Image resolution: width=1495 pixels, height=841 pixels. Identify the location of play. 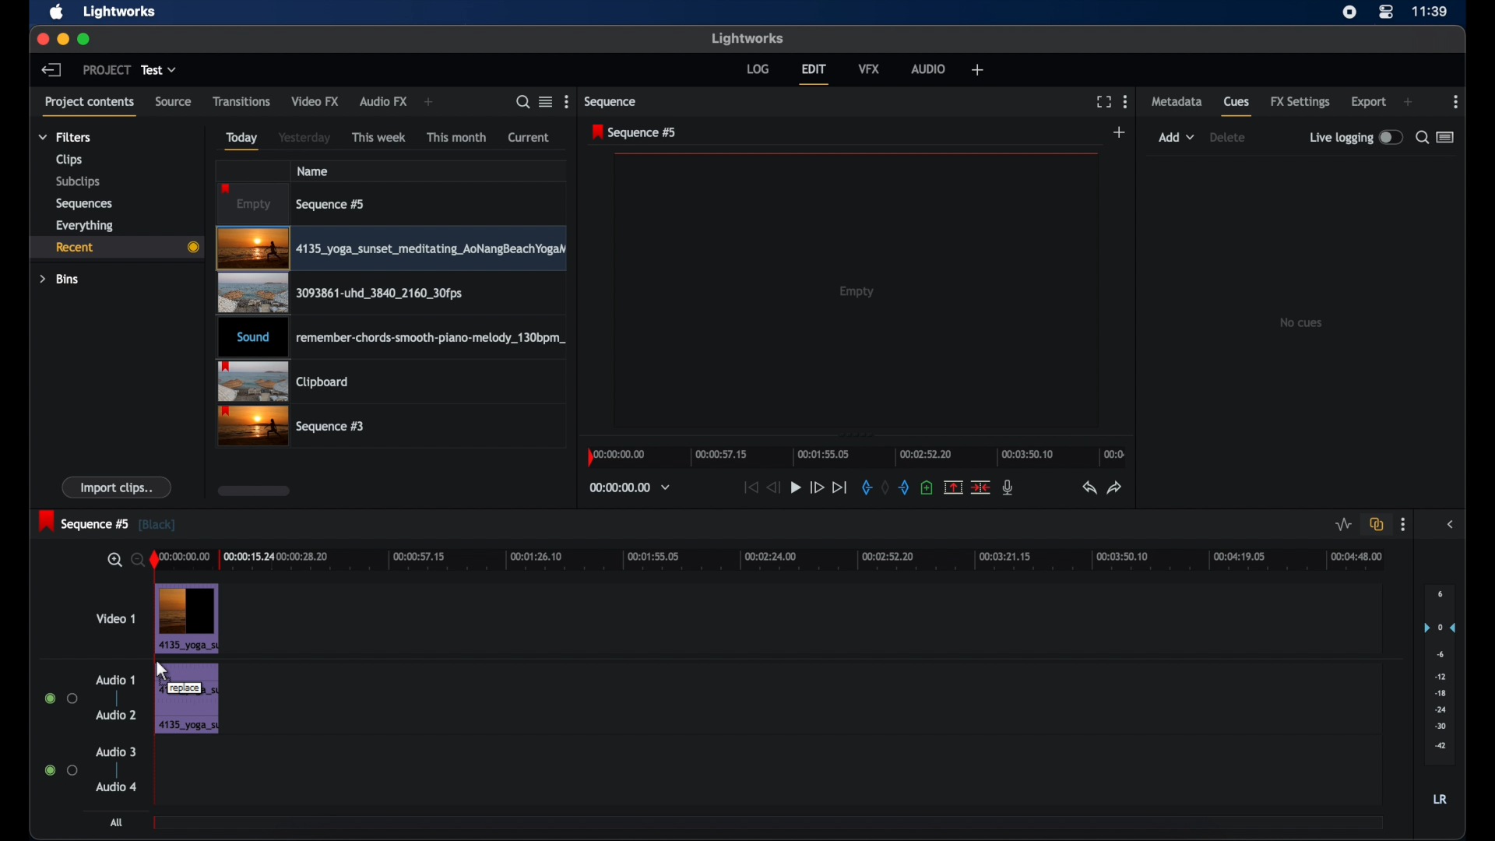
(796, 487).